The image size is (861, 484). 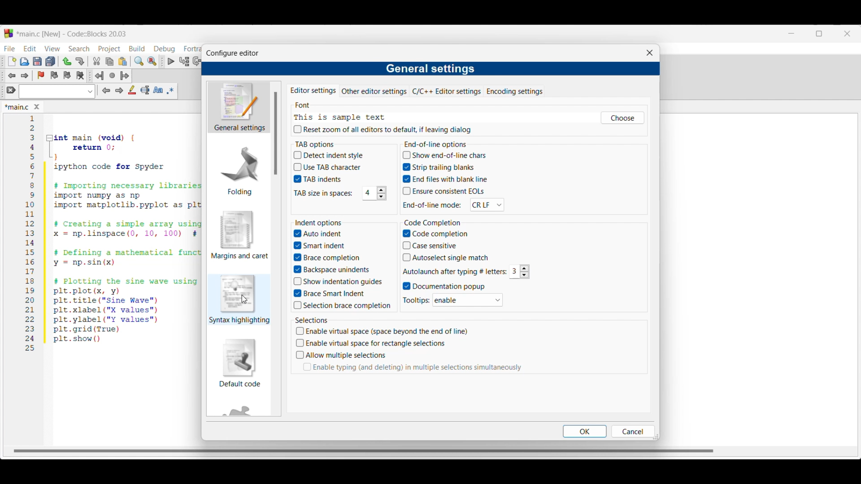 What do you see at coordinates (139, 61) in the screenshot?
I see `Find` at bounding box center [139, 61].